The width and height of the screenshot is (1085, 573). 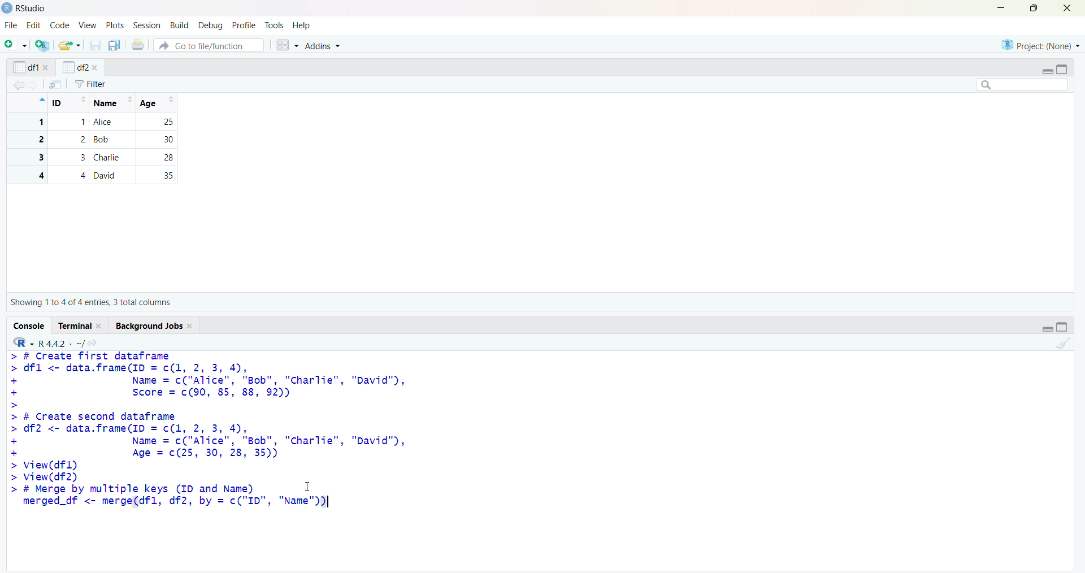 I want to click on Addins , so click(x=322, y=45).